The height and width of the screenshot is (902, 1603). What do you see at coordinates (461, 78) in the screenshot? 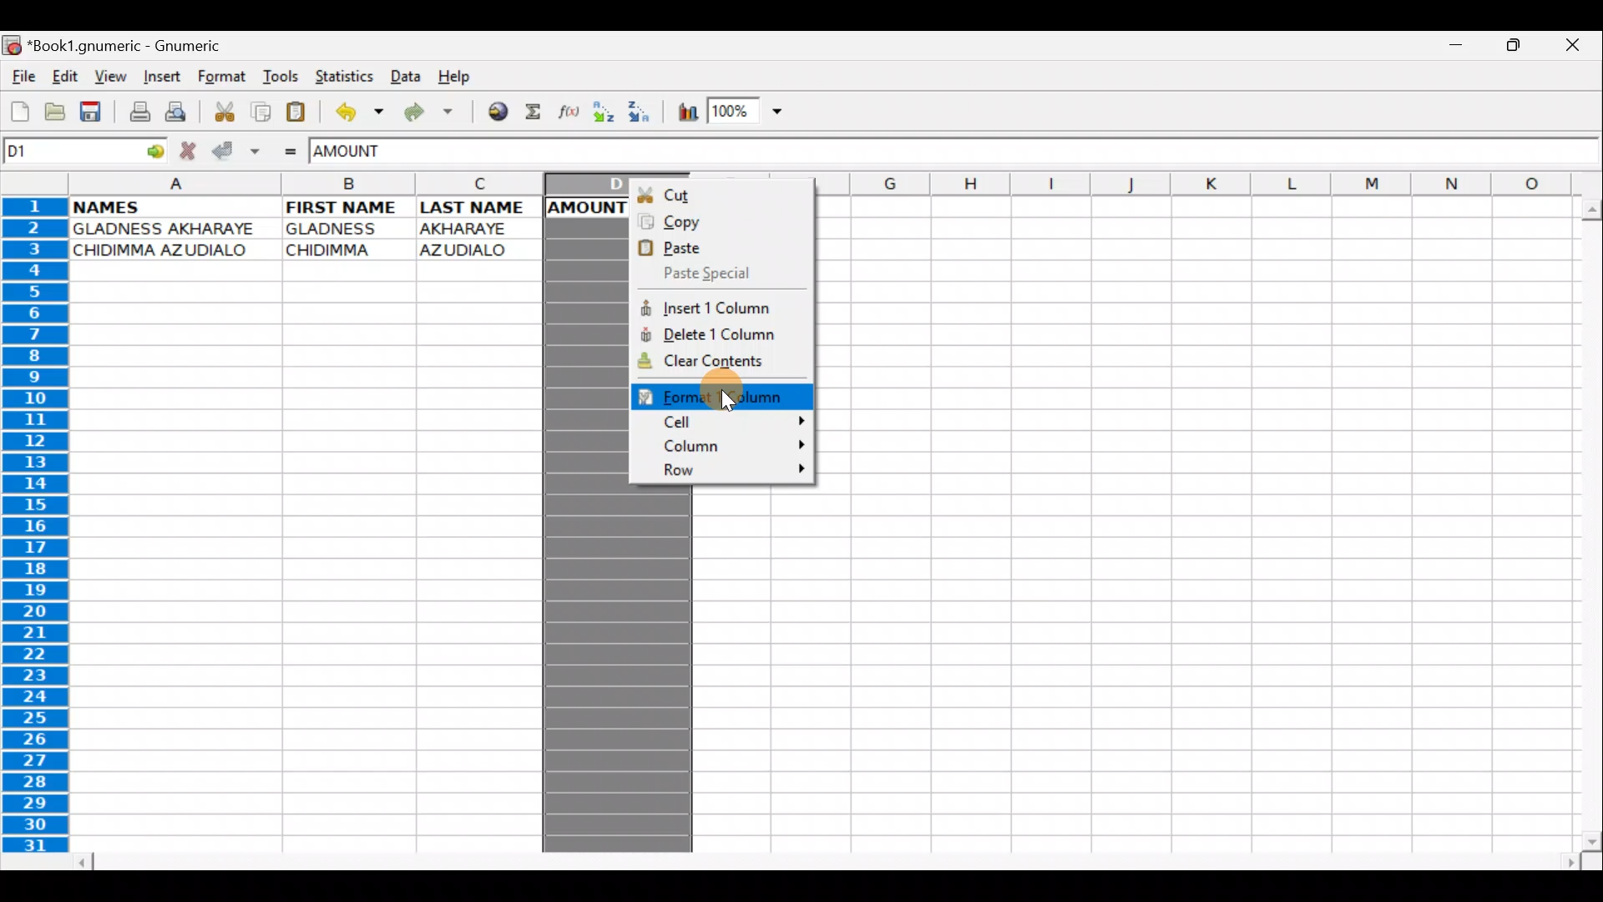
I see `Help` at bounding box center [461, 78].